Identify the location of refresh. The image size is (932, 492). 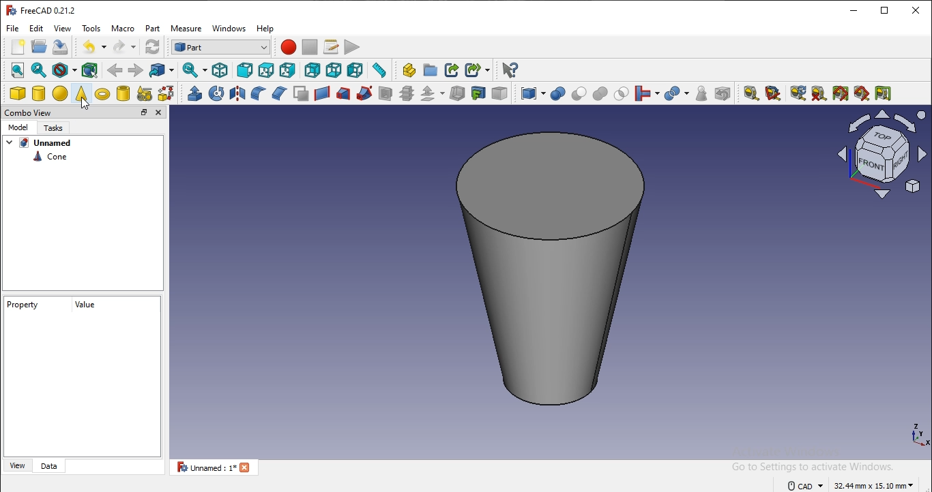
(798, 93).